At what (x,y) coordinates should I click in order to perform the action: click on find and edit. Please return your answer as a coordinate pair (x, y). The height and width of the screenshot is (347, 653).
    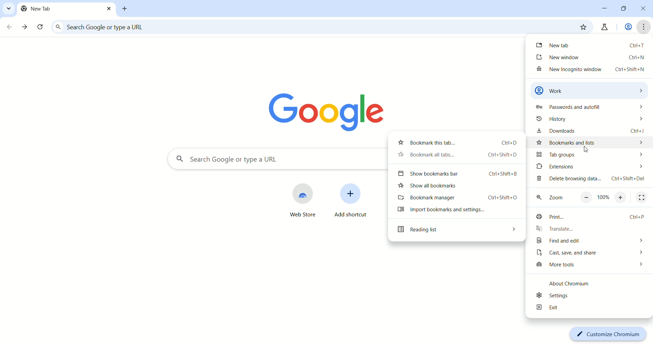
    Looking at the image, I should click on (588, 242).